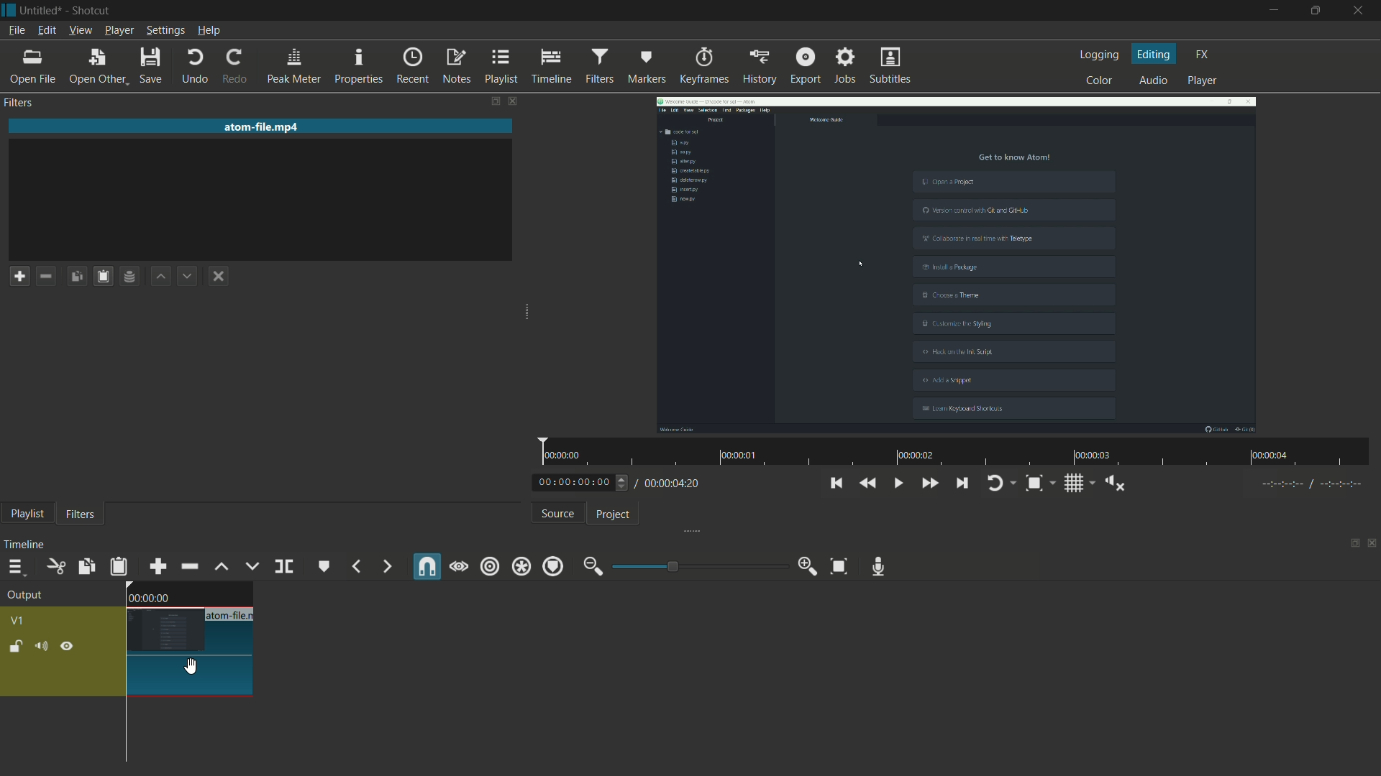 This screenshot has width=1381, height=776. What do you see at coordinates (499, 65) in the screenshot?
I see `playlist` at bounding box center [499, 65].